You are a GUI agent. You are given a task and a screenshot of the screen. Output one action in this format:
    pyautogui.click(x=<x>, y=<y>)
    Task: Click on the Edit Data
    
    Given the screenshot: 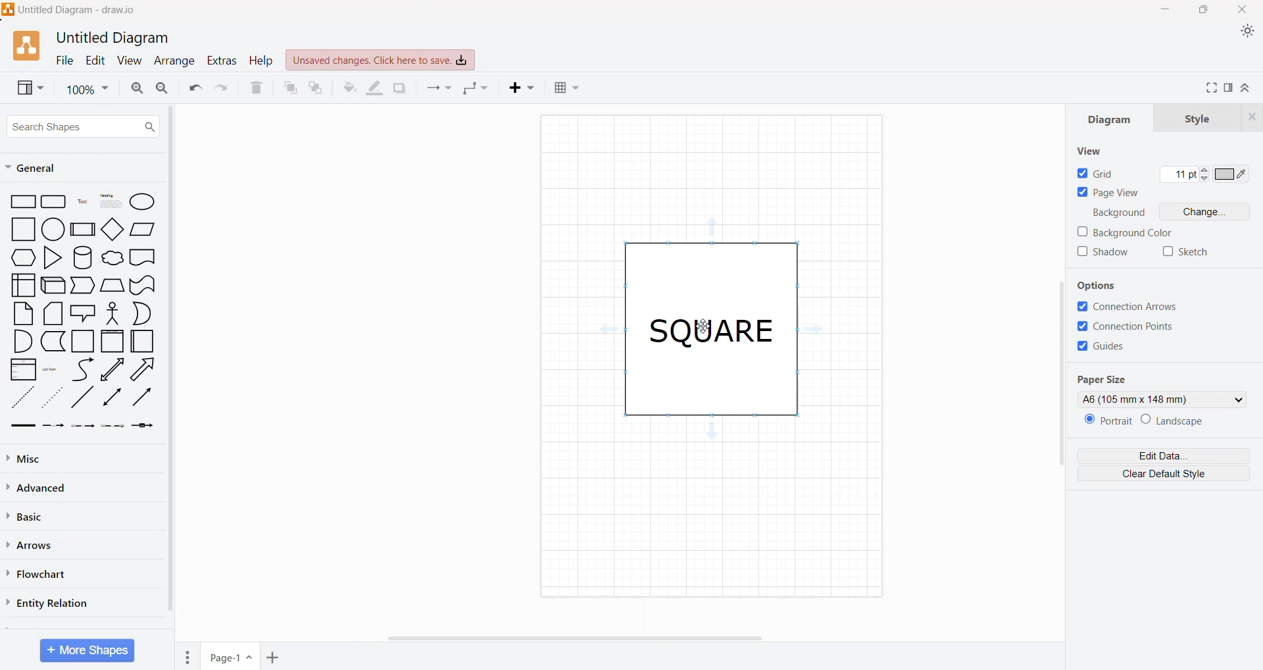 What is the action you would take?
    pyautogui.click(x=1165, y=453)
    